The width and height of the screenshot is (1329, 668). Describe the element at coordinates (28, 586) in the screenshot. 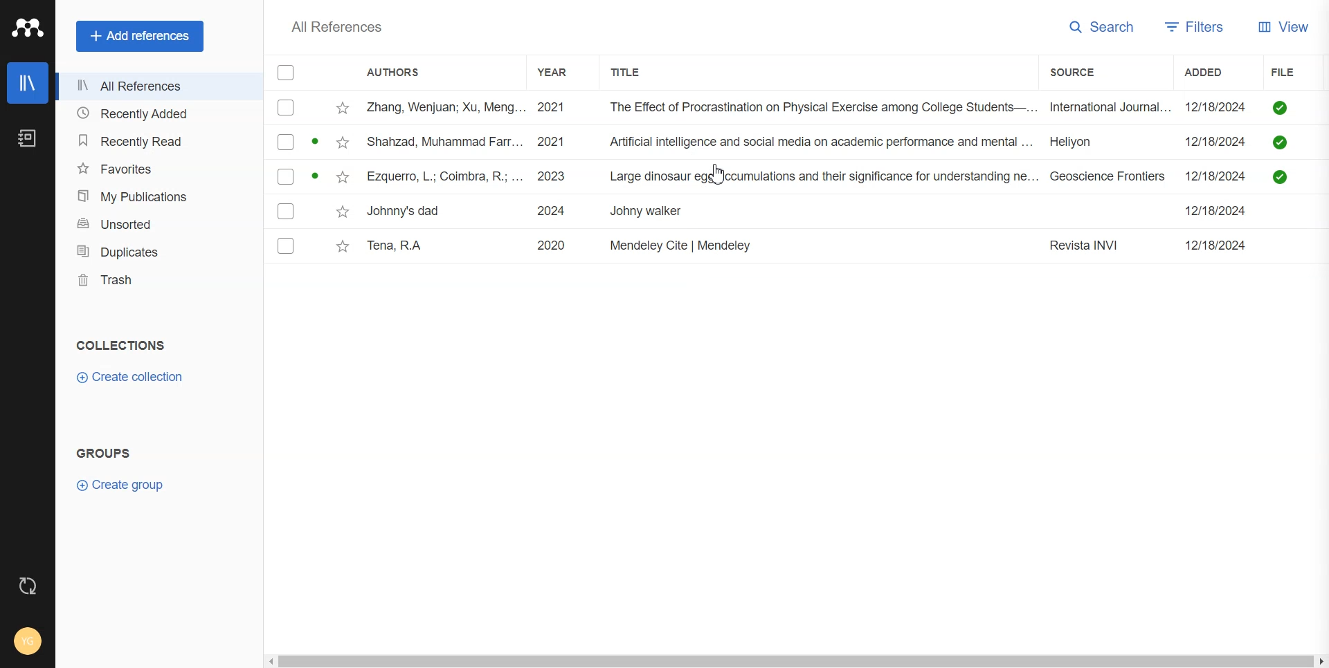

I see `Auto Sync` at that location.